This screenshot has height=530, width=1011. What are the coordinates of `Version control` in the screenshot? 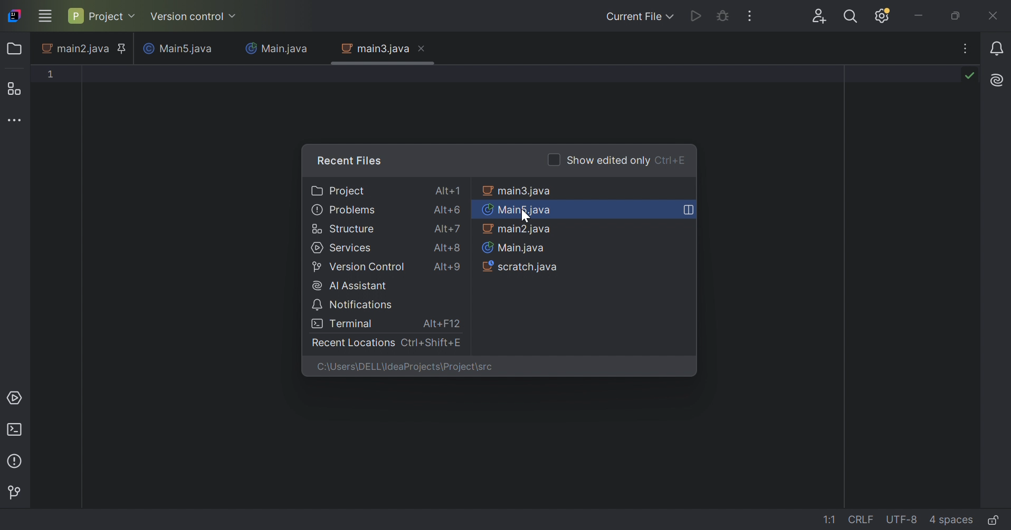 It's located at (361, 267).